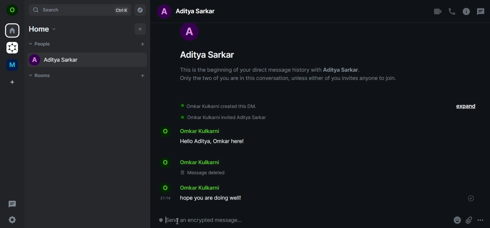  I want to click on text box, so click(217, 220).